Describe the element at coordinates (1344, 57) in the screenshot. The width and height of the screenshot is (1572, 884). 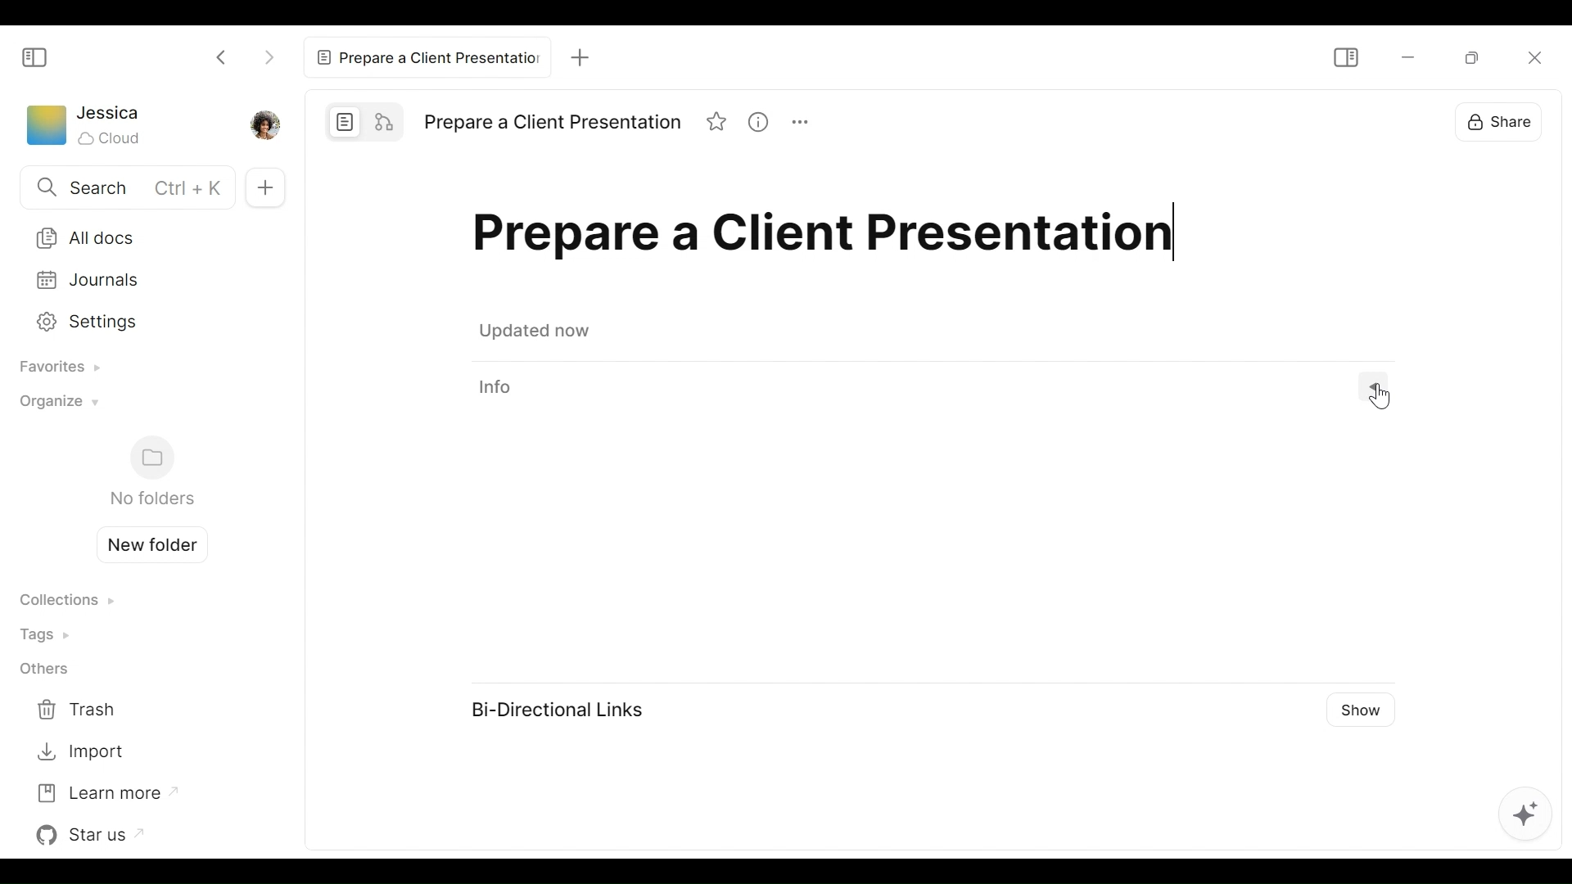
I see `Show/Hide Sidebar` at that location.